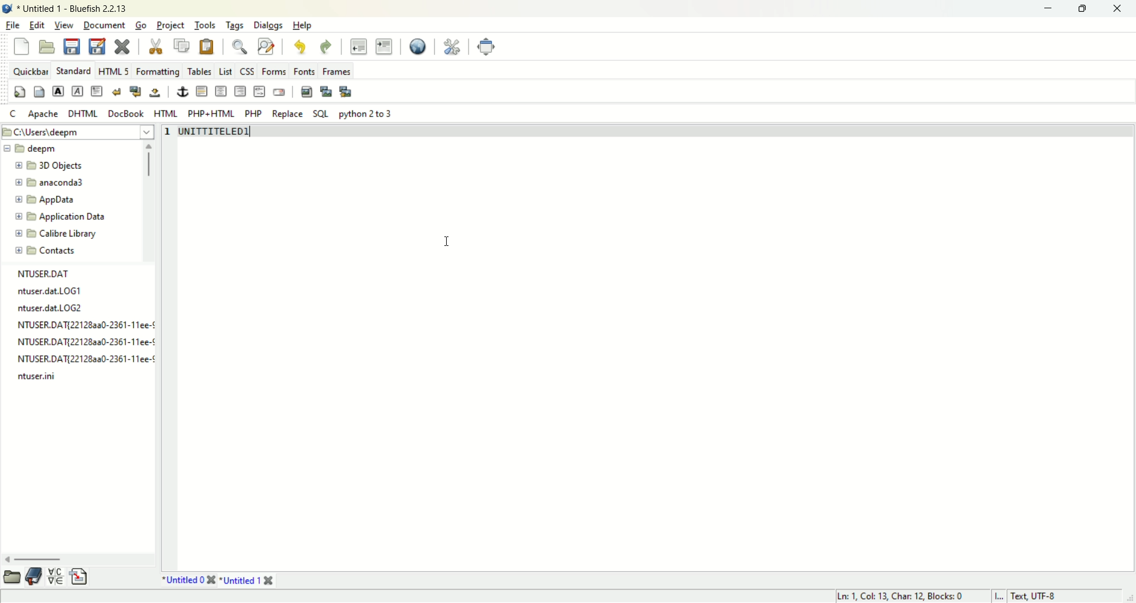 The height and width of the screenshot is (603, 1136). I want to click on redo, so click(326, 46).